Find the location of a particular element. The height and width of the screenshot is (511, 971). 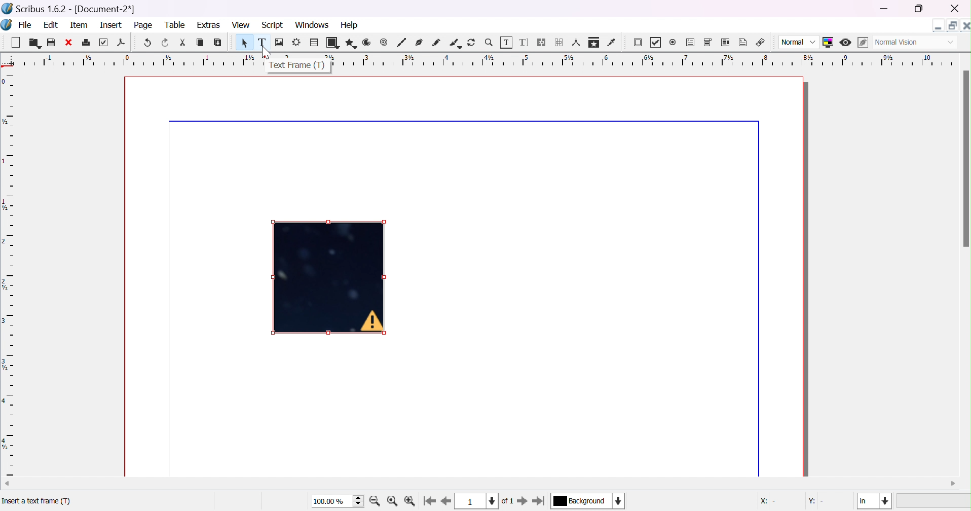

select item is located at coordinates (245, 44).